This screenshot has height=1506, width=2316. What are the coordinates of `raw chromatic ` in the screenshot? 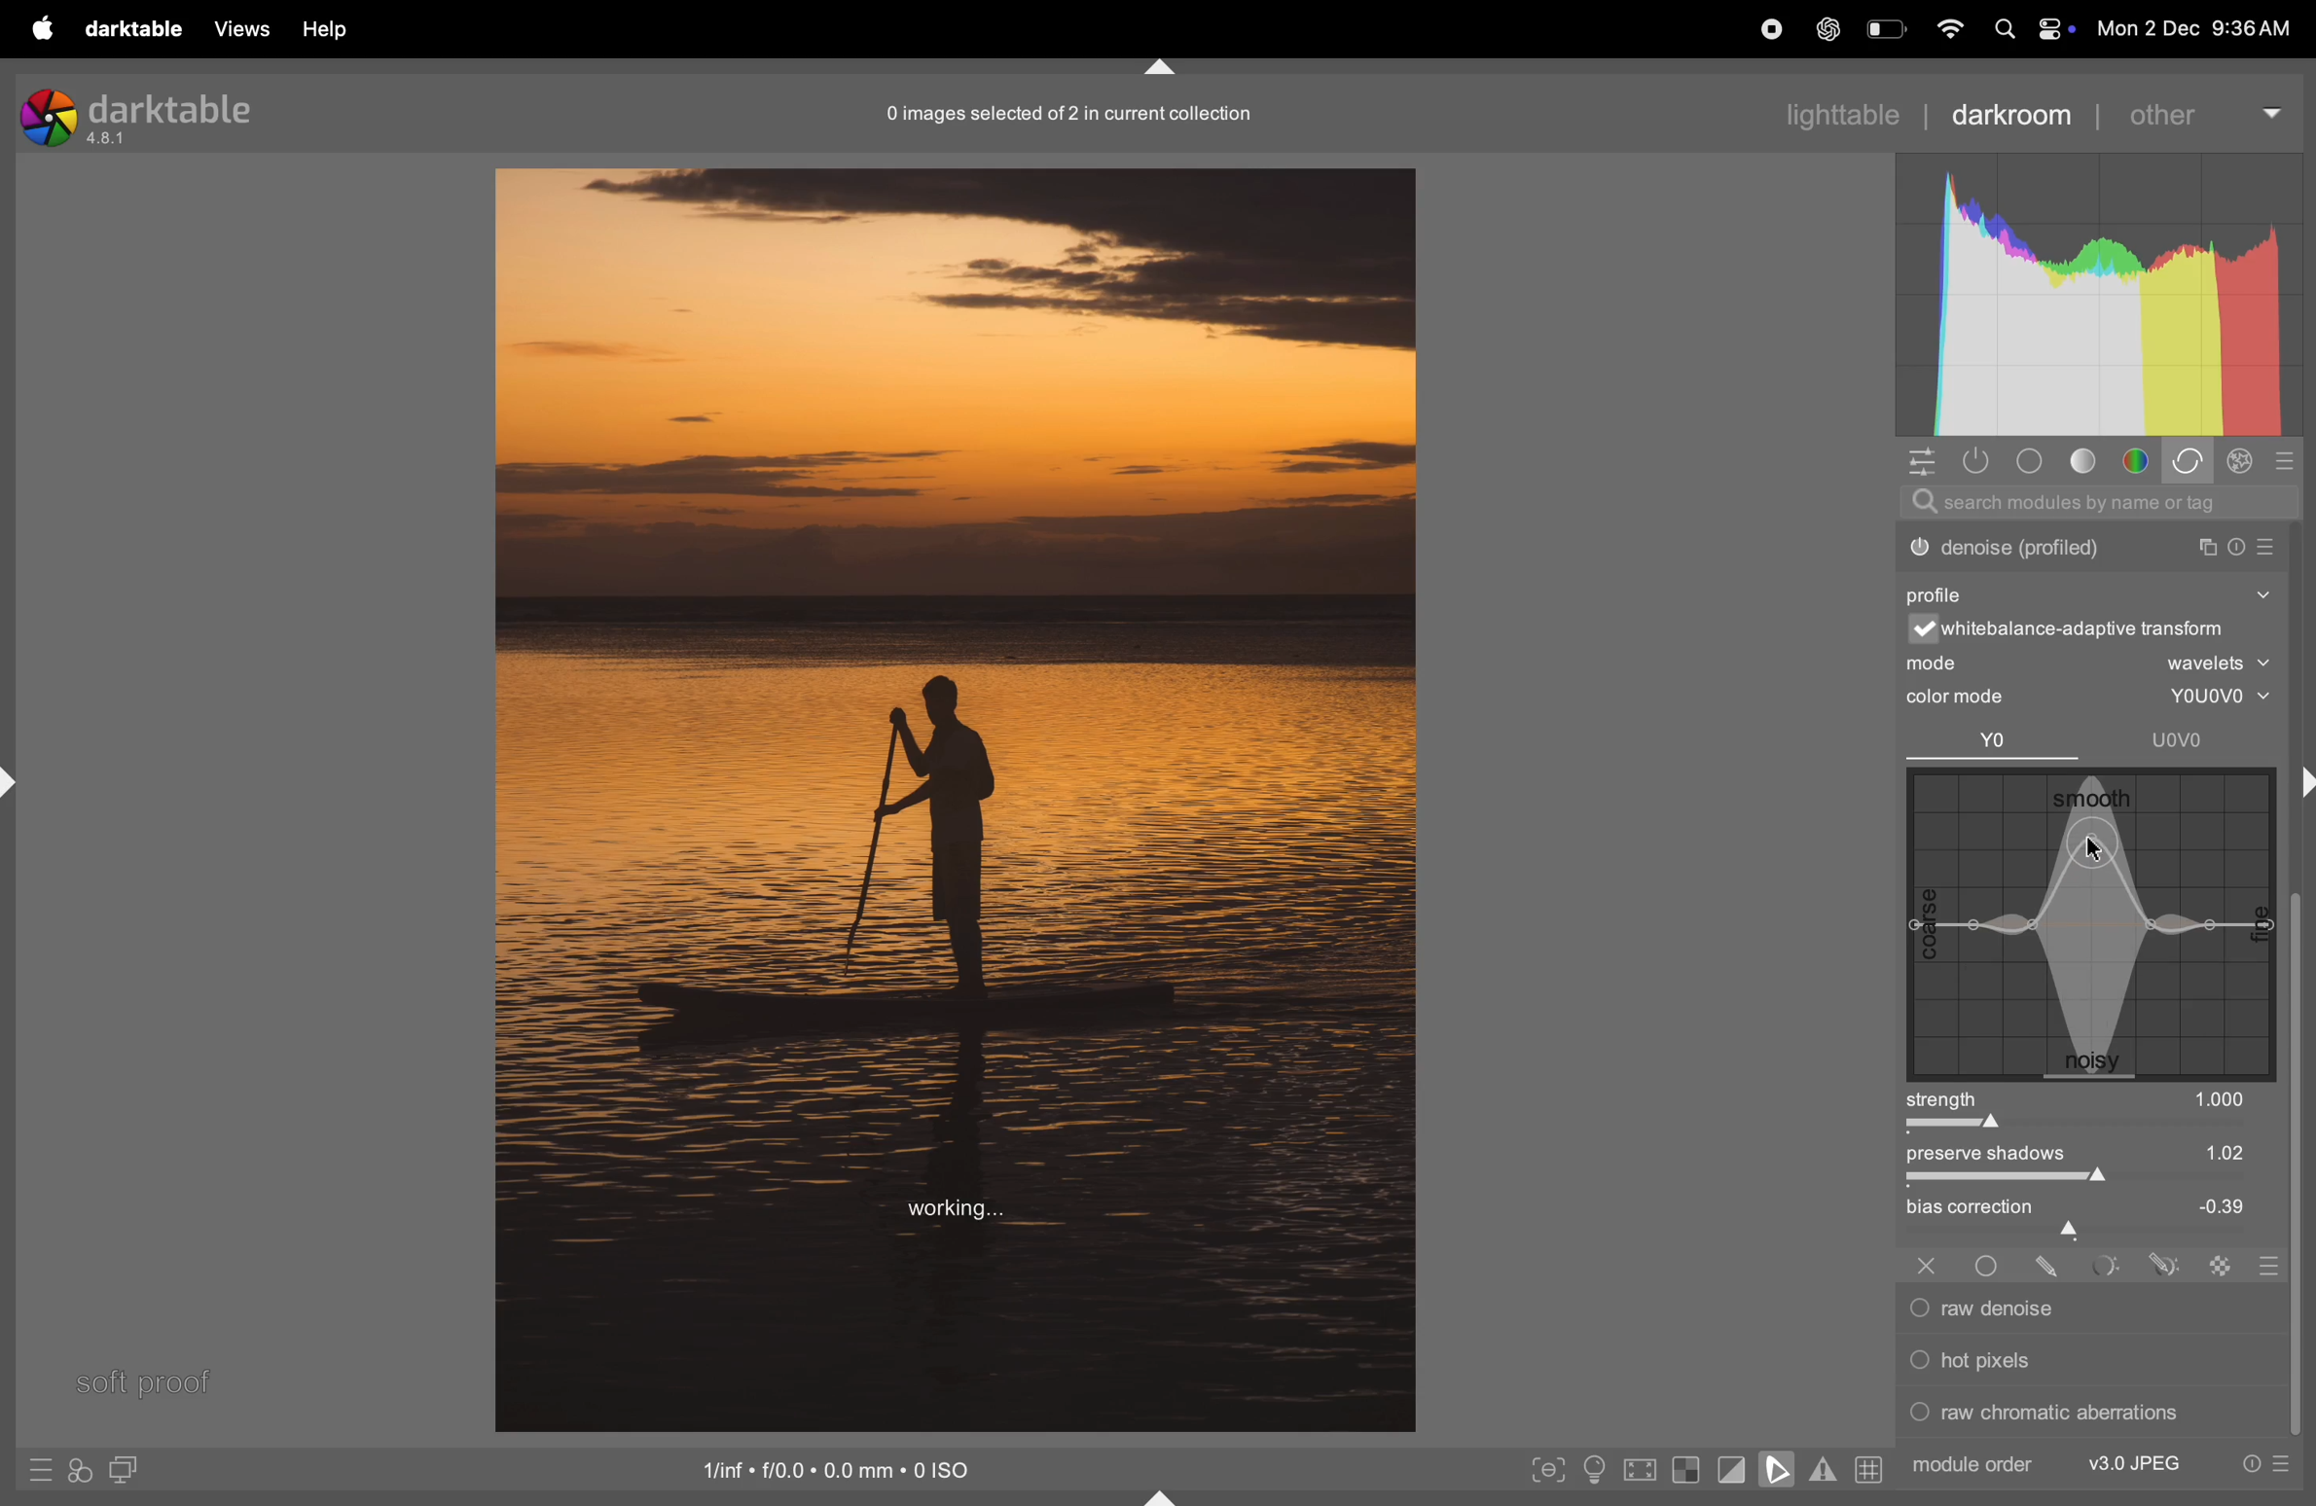 It's located at (2086, 1417).